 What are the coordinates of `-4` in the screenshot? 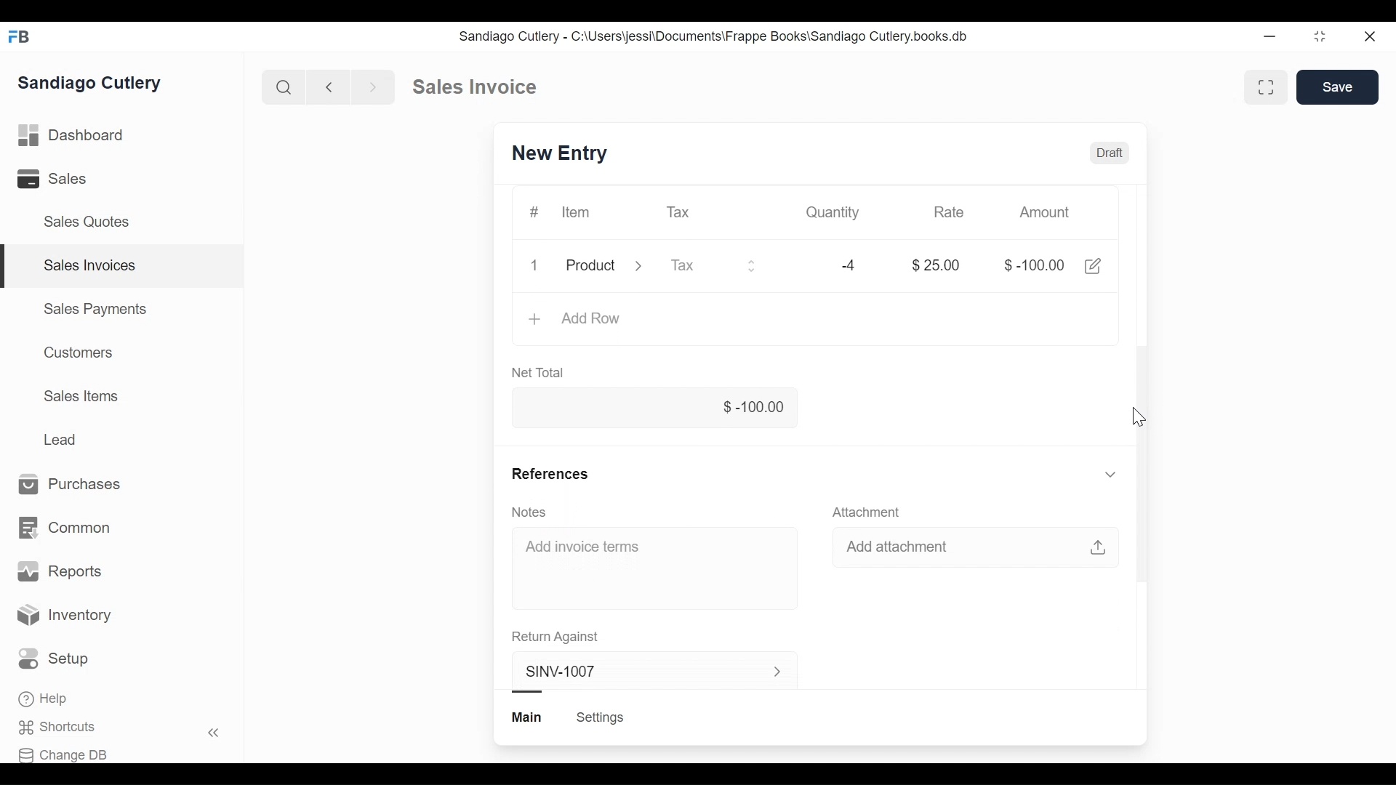 It's located at (849, 265).